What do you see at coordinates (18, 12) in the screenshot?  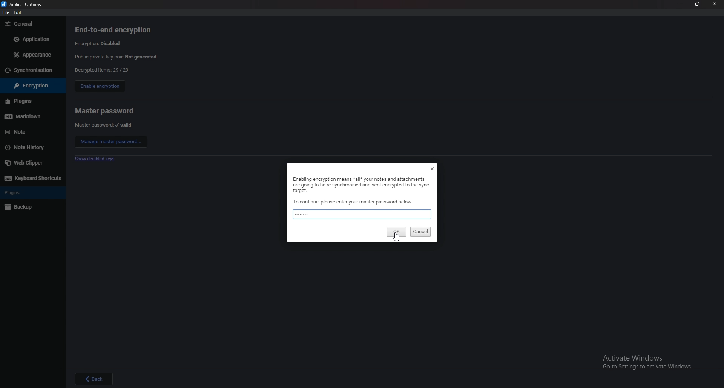 I see `` at bounding box center [18, 12].